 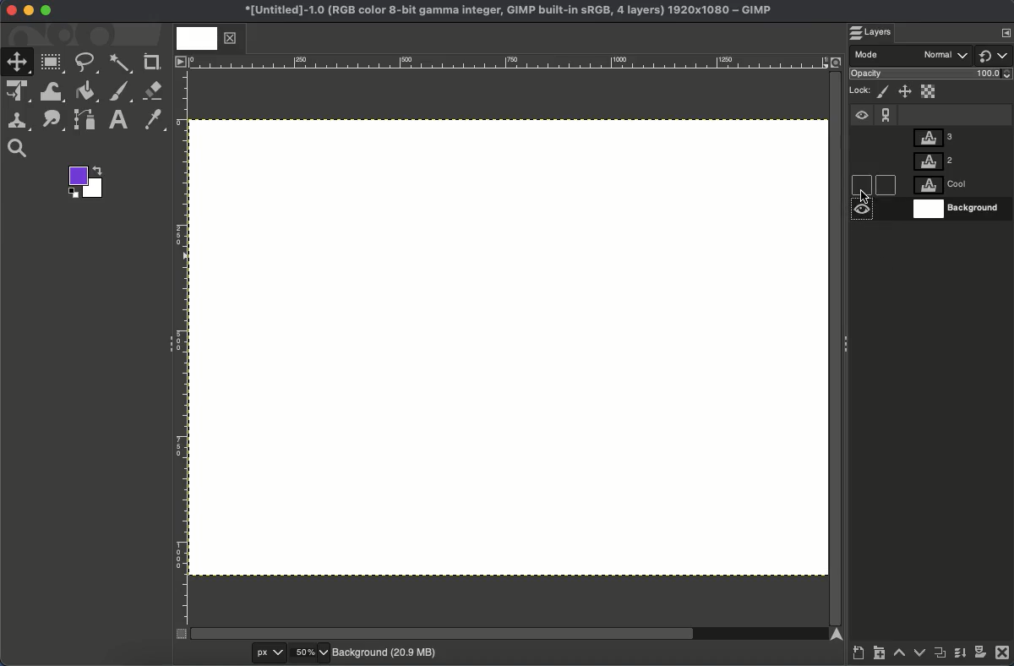 I want to click on Lock, so click(x=861, y=89).